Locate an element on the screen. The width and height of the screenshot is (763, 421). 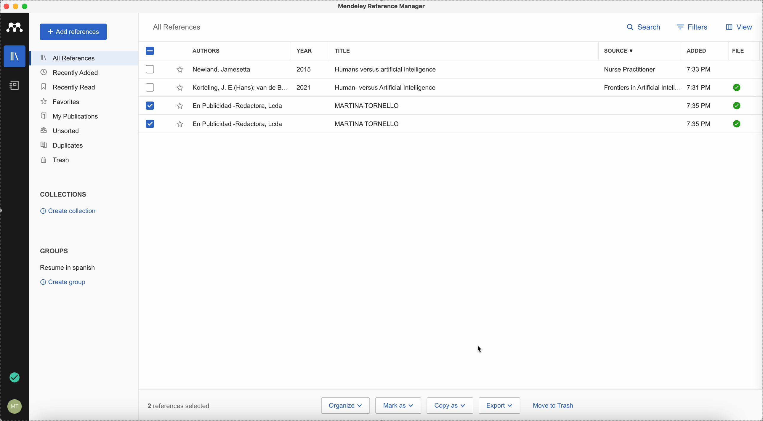
check it is located at coordinates (736, 87).